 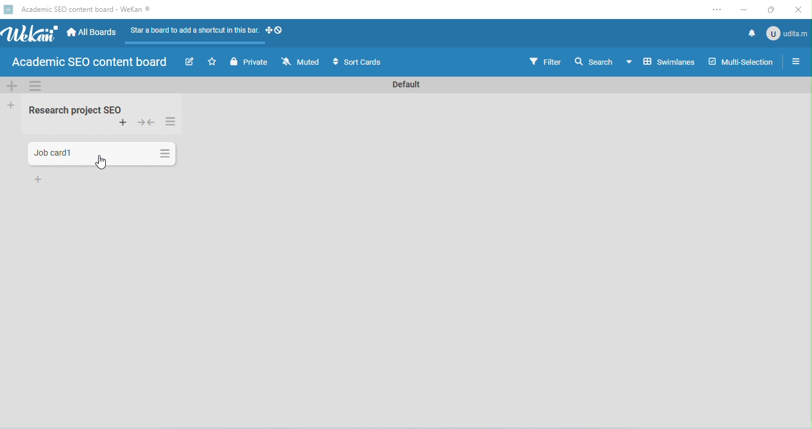 What do you see at coordinates (545, 62) in the screenshot?
I see `filter` at bounding box center [545, 62].